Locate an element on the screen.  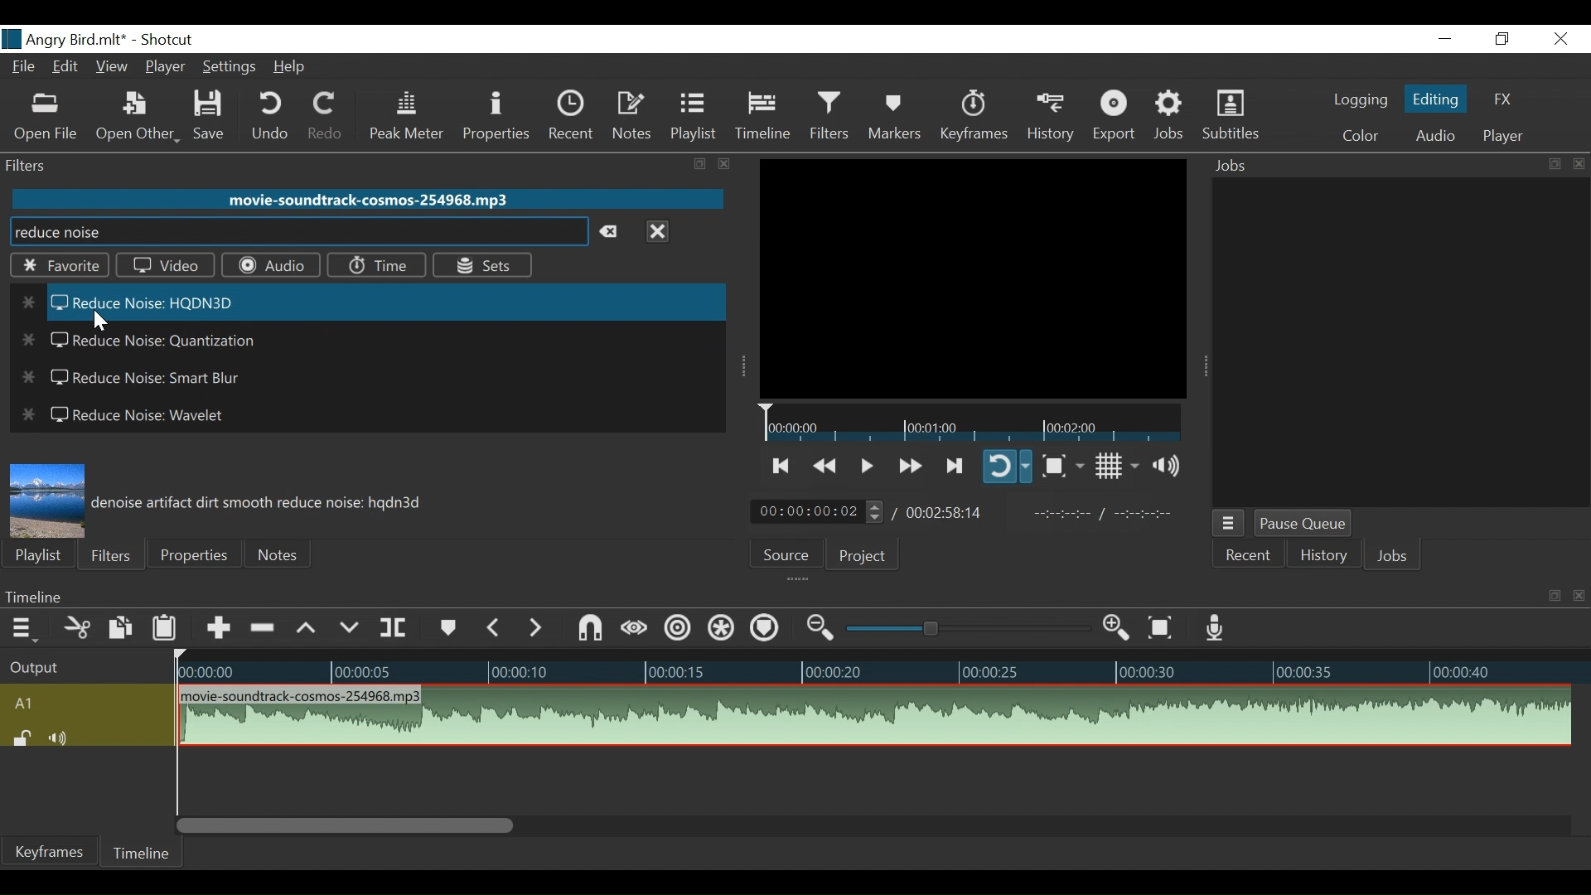
View is located at coordinates (112, 69).